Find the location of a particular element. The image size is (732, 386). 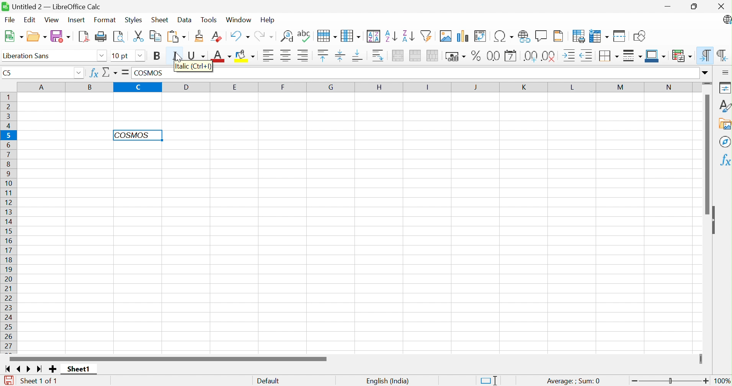

Font size is located at coordinates (122, 56).